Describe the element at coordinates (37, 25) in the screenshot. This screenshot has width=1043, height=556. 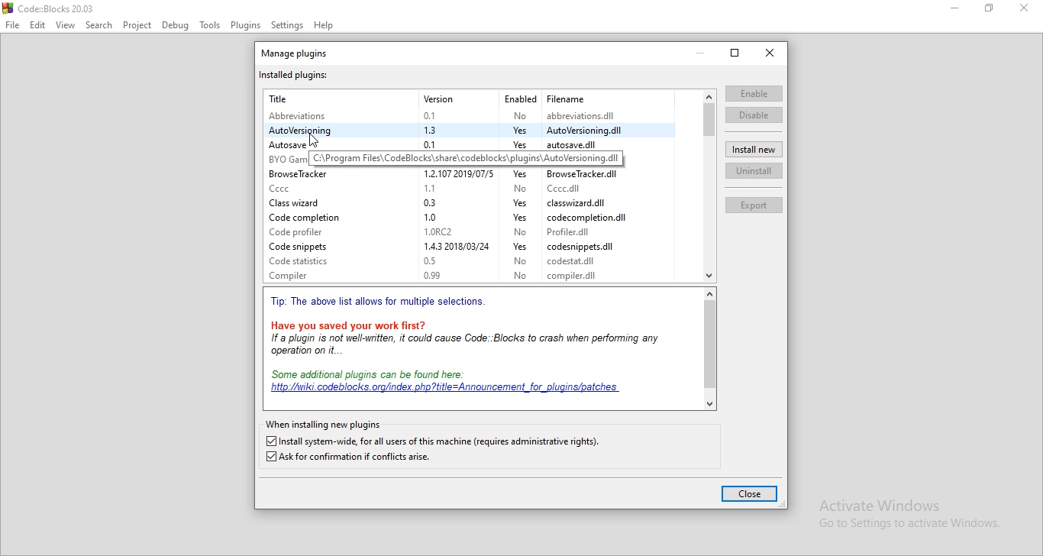
I see `Edit` at that location.